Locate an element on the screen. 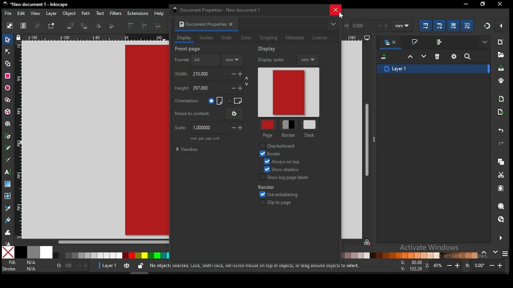 Image resolution: width=513 pixels, height=288 pixels. next is located at coordinates (495, 252).